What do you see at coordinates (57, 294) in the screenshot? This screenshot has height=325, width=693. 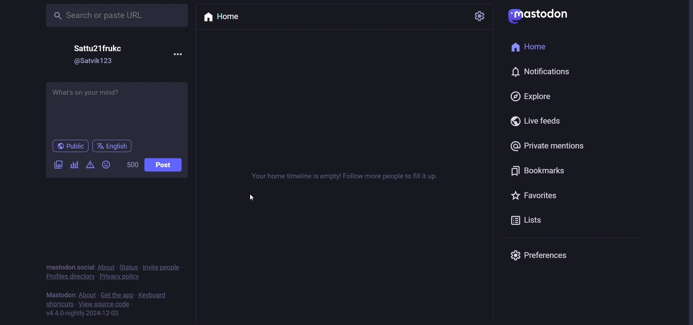 I see `mastodon` at bounding box center [57, 294].